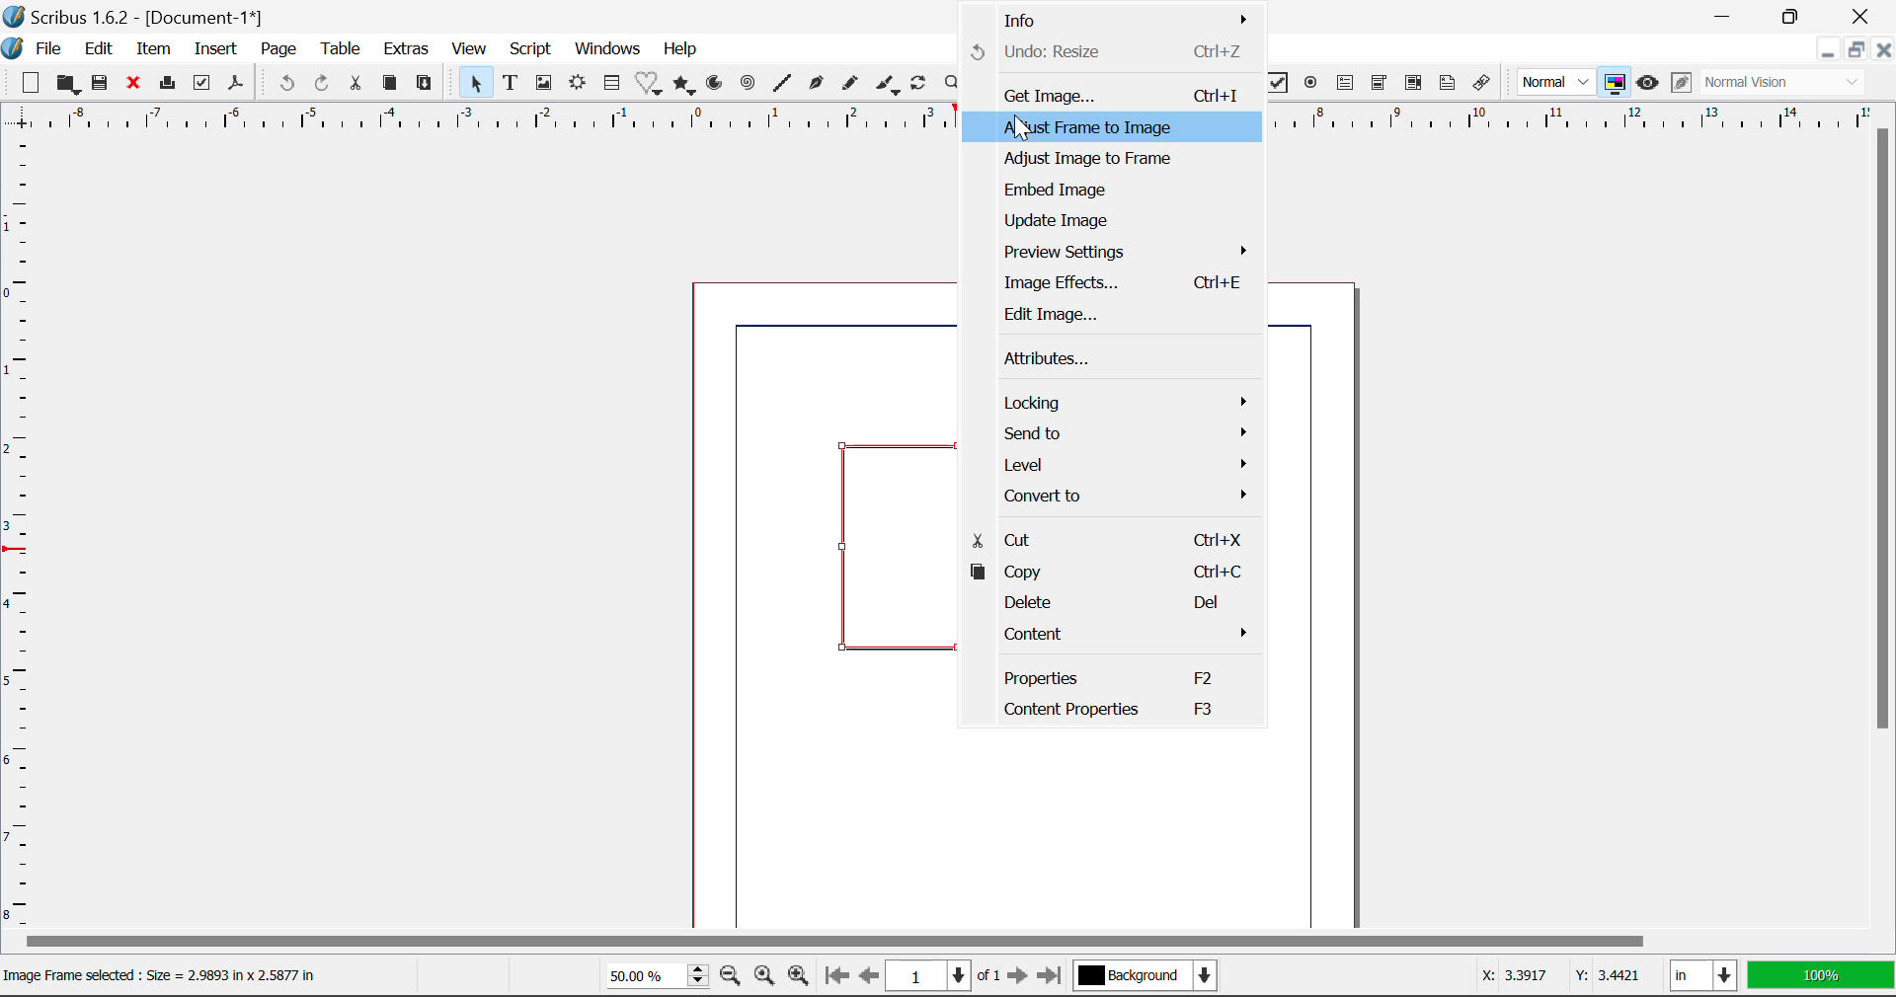 The image size is (1896, 997). Describe the element at coordinates (614, 83) in the screenshot. I see `Insert Table` at that location.